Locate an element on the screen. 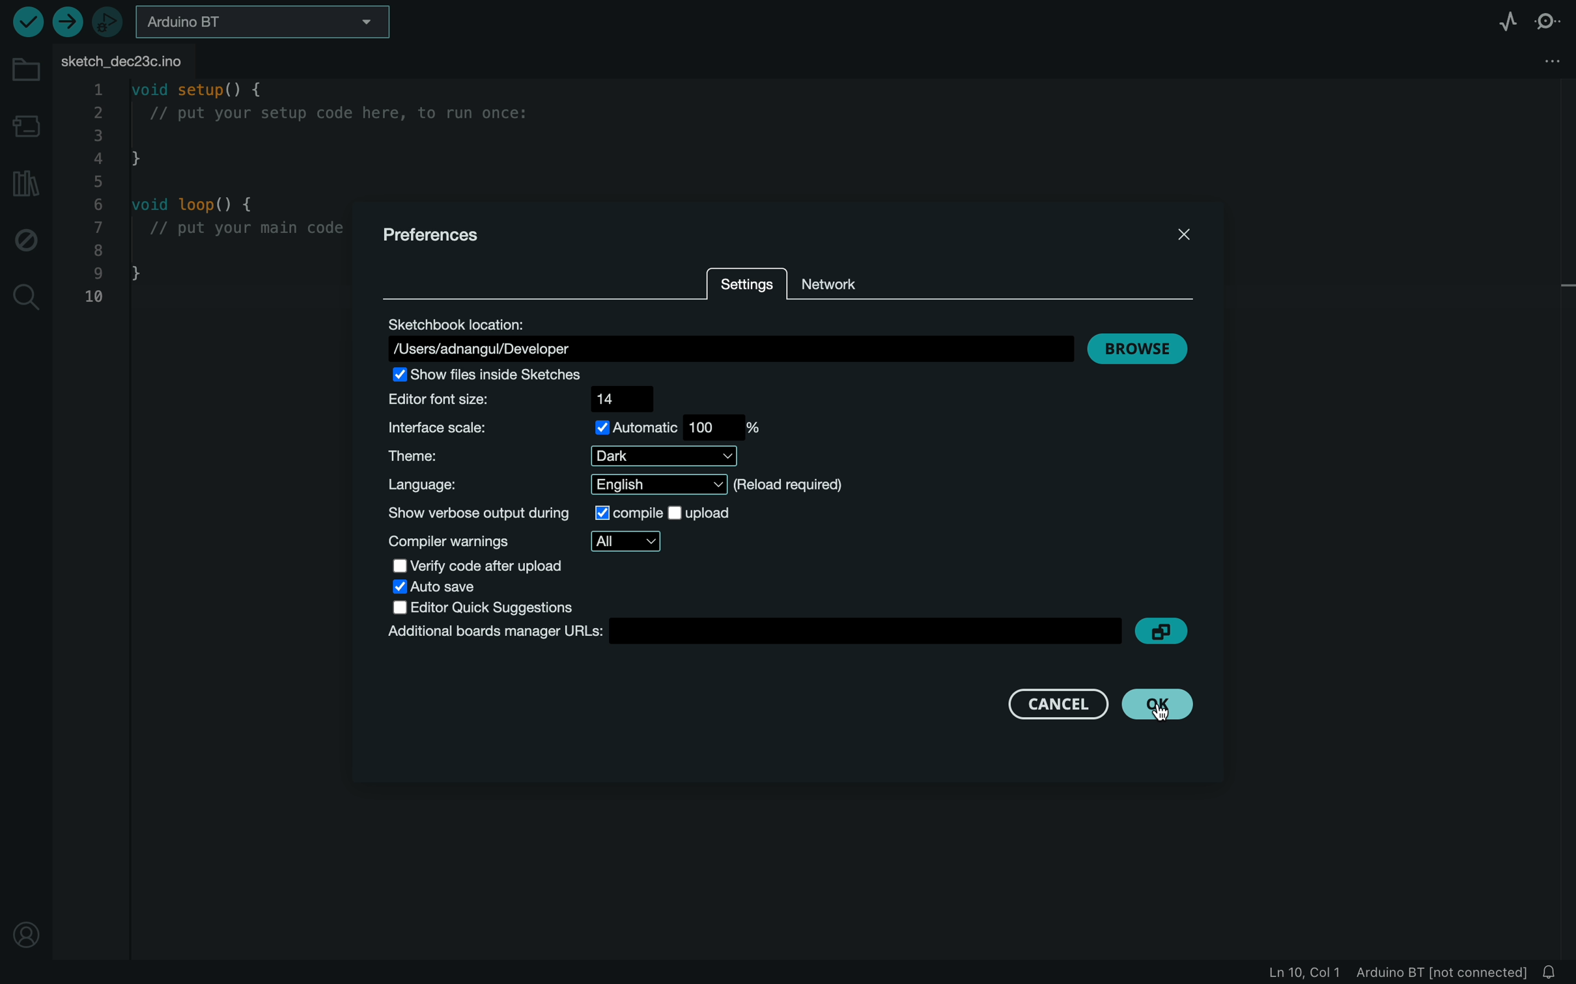  serial plotter is located at coordinates (1510, 21).